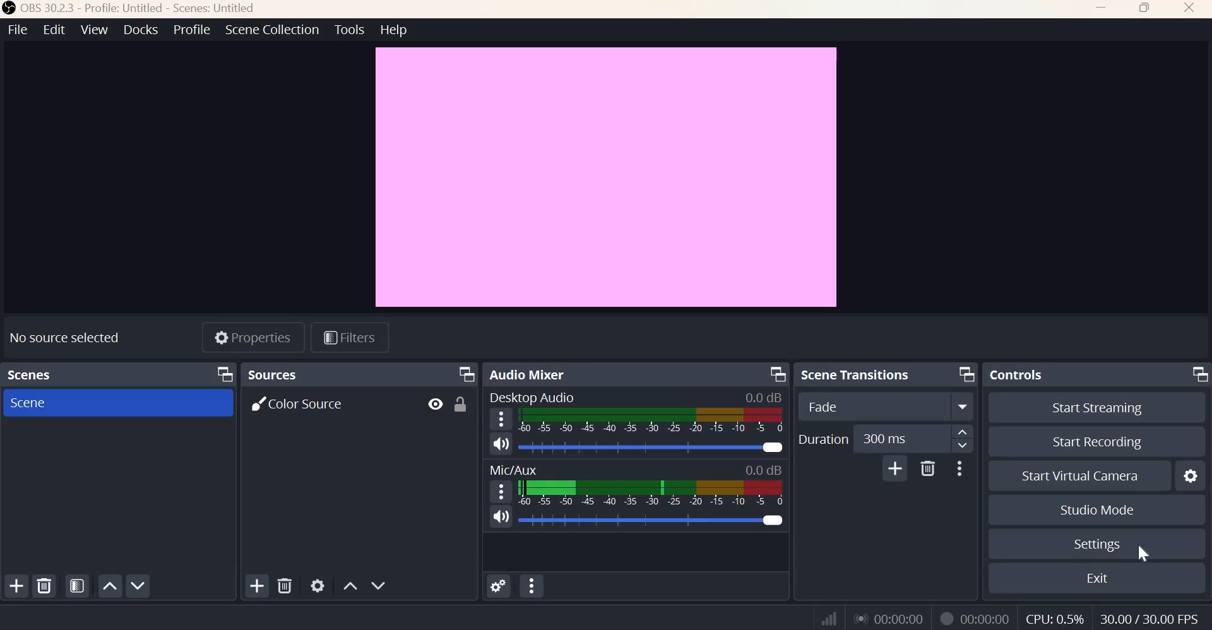  What do you see at coordinates (961, 468) in the screenshot?
I see `More Options` at bounding box center [961, 468].